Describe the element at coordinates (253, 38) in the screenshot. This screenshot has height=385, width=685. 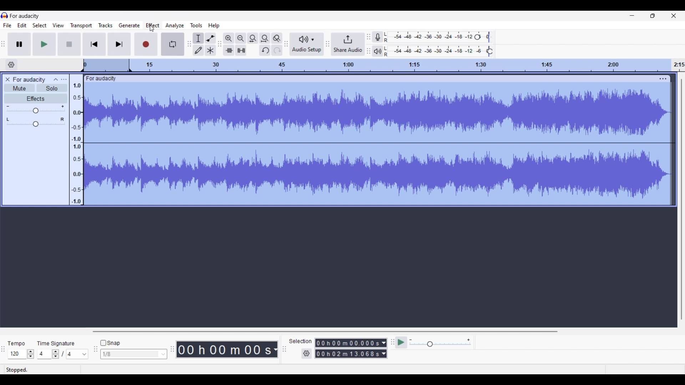
I see `Fit selection to width` at that location.